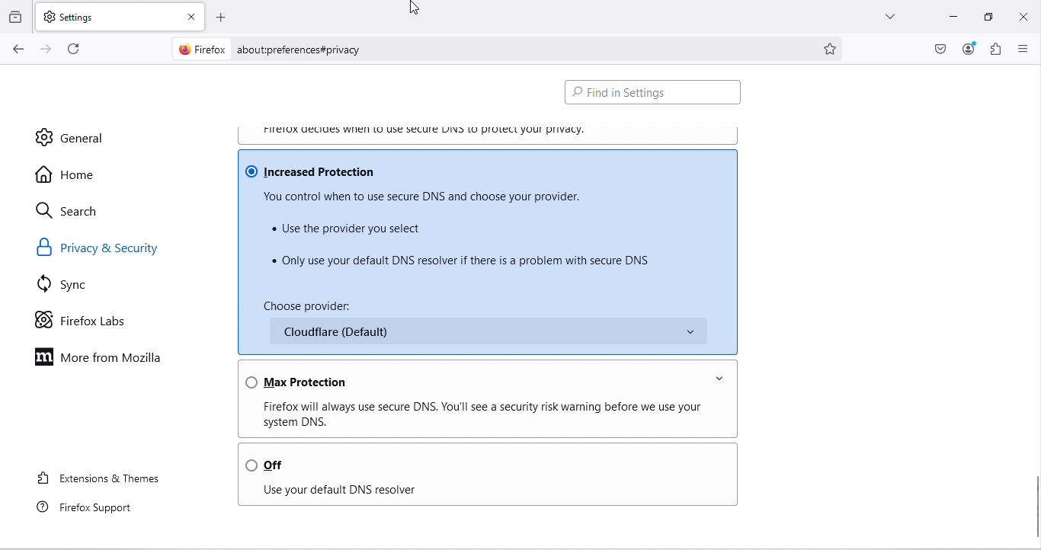 This screenshot has height=550, width=1041. I want to click on « Only use your default DNS resolver if there is a problem with secure DNS, so click(462, 261).